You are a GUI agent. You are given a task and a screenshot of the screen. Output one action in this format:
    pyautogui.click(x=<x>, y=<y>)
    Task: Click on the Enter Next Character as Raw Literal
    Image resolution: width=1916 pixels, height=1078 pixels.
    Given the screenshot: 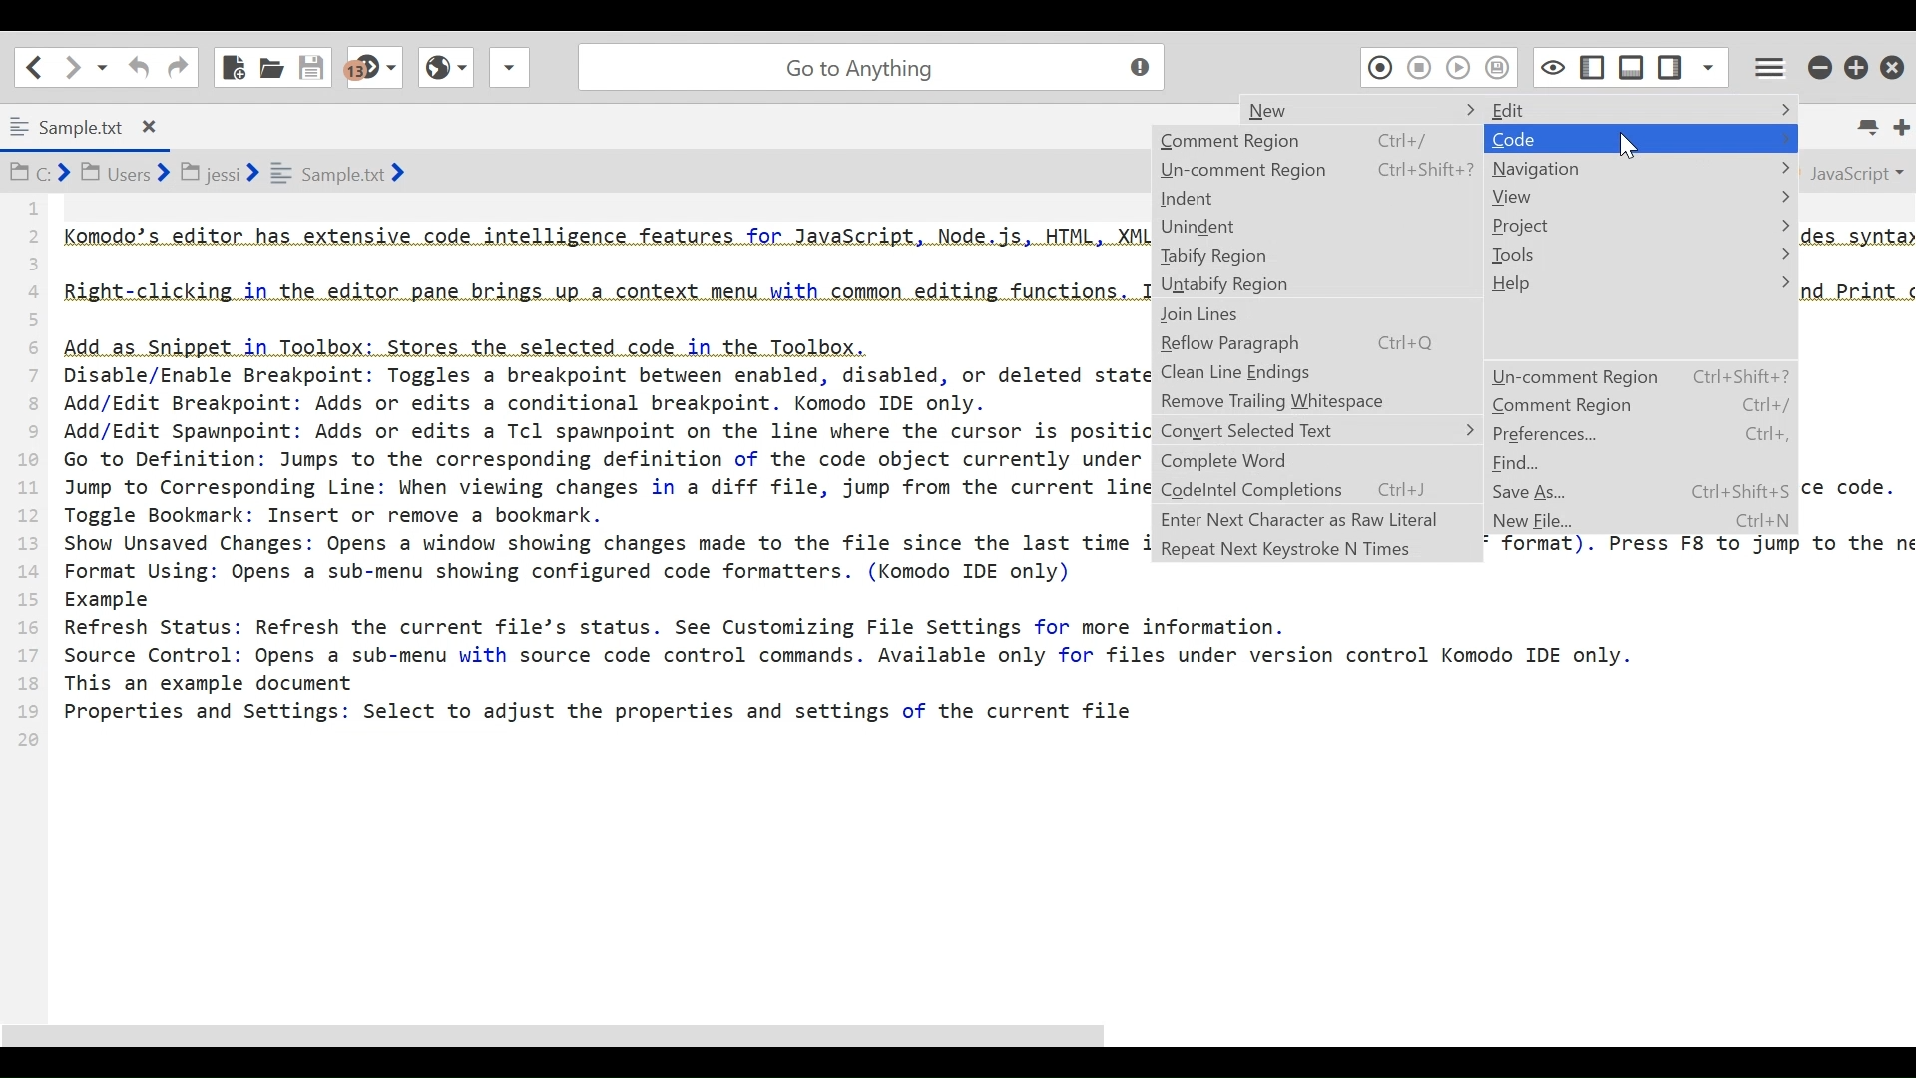 What is the action you would take?
    pyautogui.click(x=1315, y=519)
    